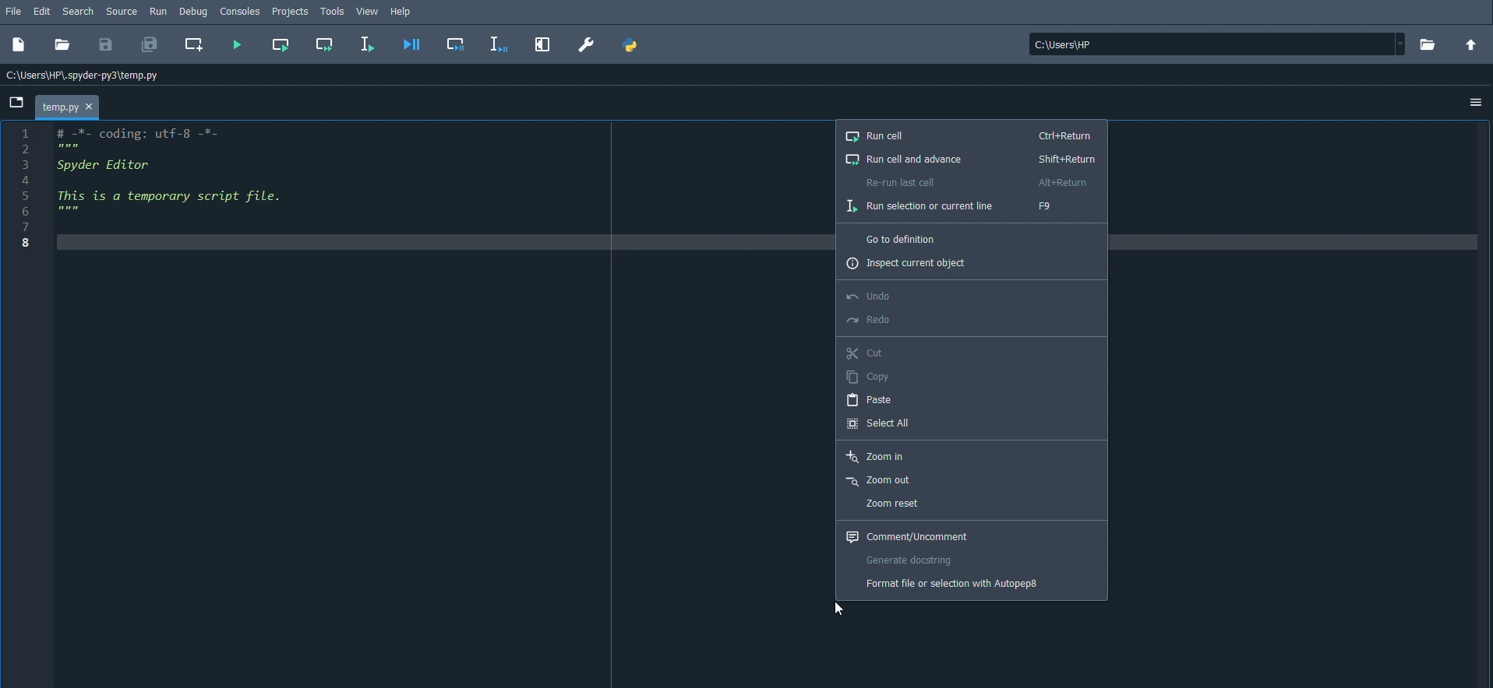  What do you see at coordinates (159, 12) in the screenshot?
I see `Run` at bounding box center [159, 12].